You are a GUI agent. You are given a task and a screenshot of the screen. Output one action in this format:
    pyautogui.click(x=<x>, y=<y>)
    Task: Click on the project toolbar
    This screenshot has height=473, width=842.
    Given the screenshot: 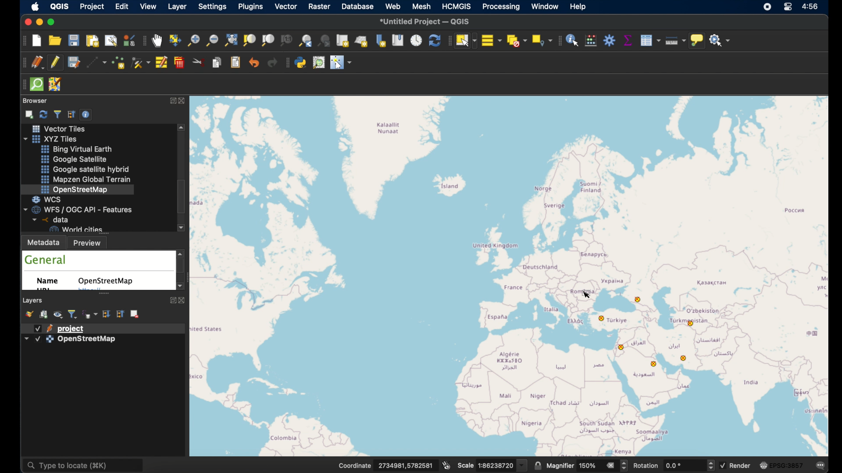 What is the action you would take?
    pyautogui.click(x=22, y=42)
    